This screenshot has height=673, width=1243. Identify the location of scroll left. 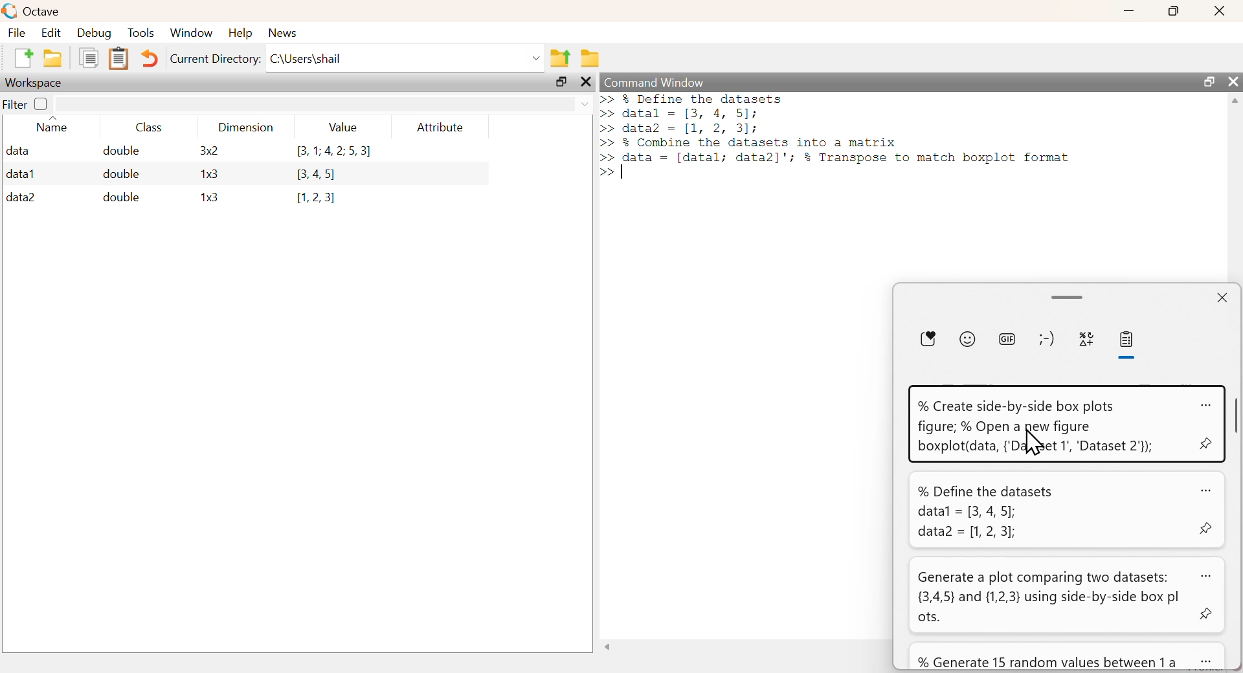
(610, 648).